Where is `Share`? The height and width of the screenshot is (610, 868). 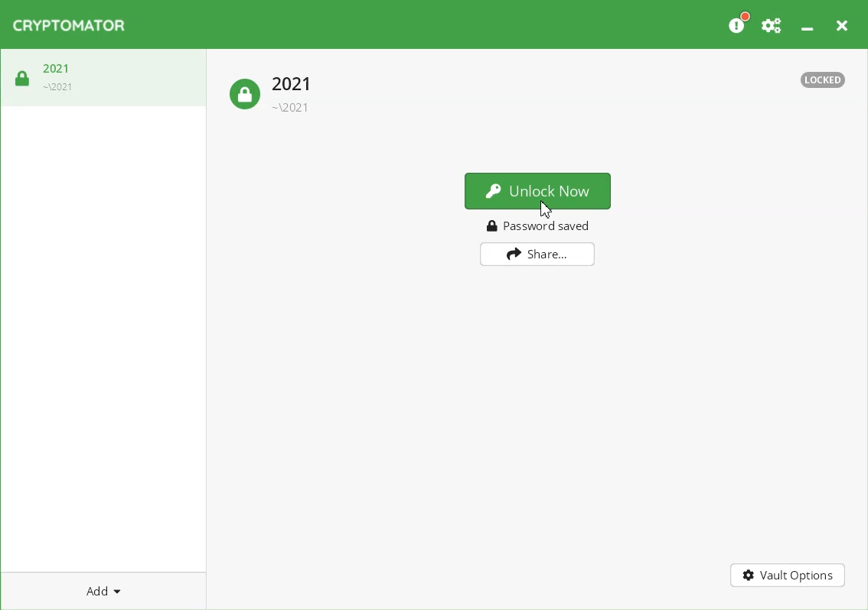 Share is located at coordinates (539, 255).